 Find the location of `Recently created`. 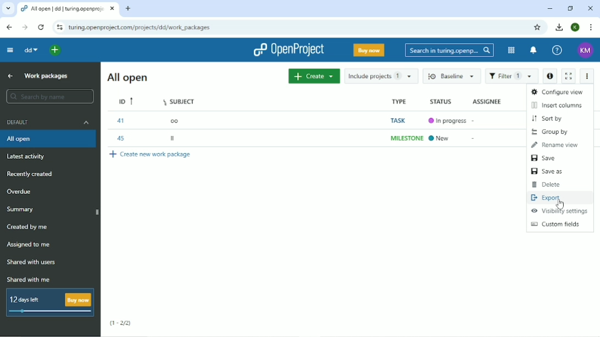

Recently created is located at coordinates (32, 173).